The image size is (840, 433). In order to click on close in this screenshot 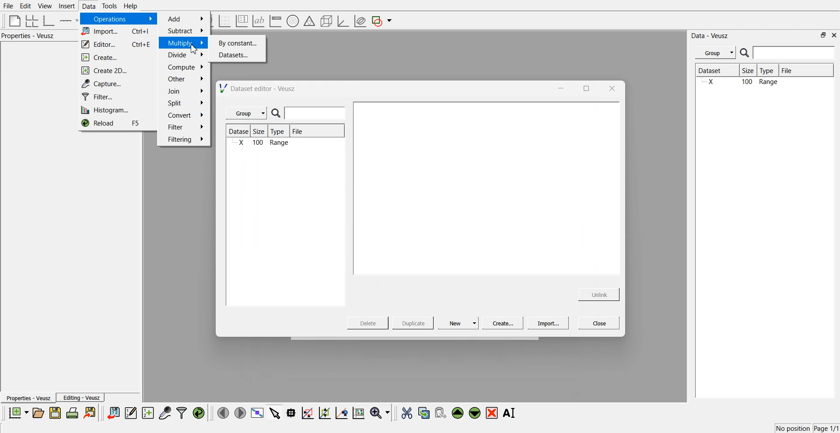, I will do `click(611, 88)`.